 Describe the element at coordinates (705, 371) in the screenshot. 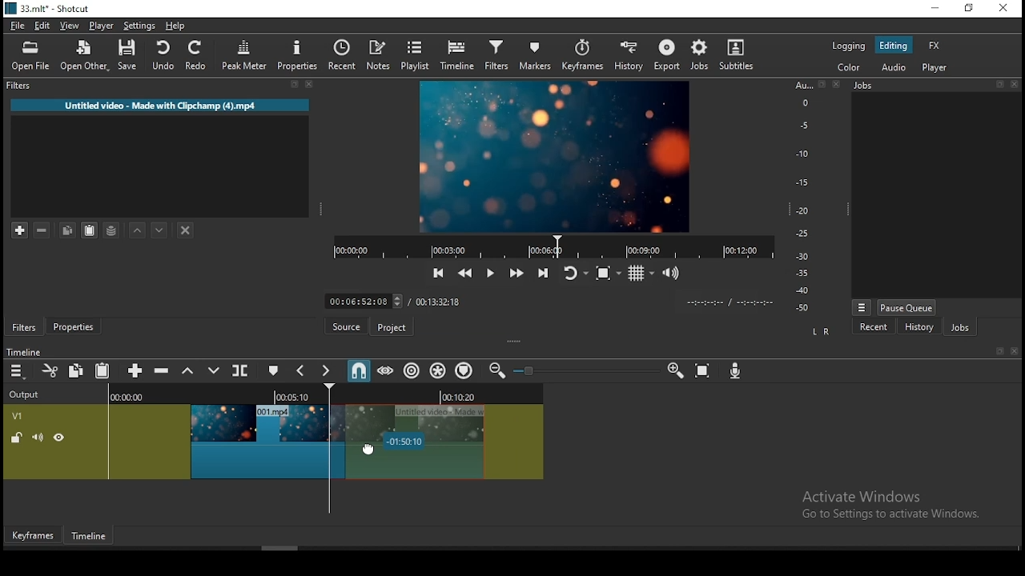

I see `zoom timeline to fit` at that location.